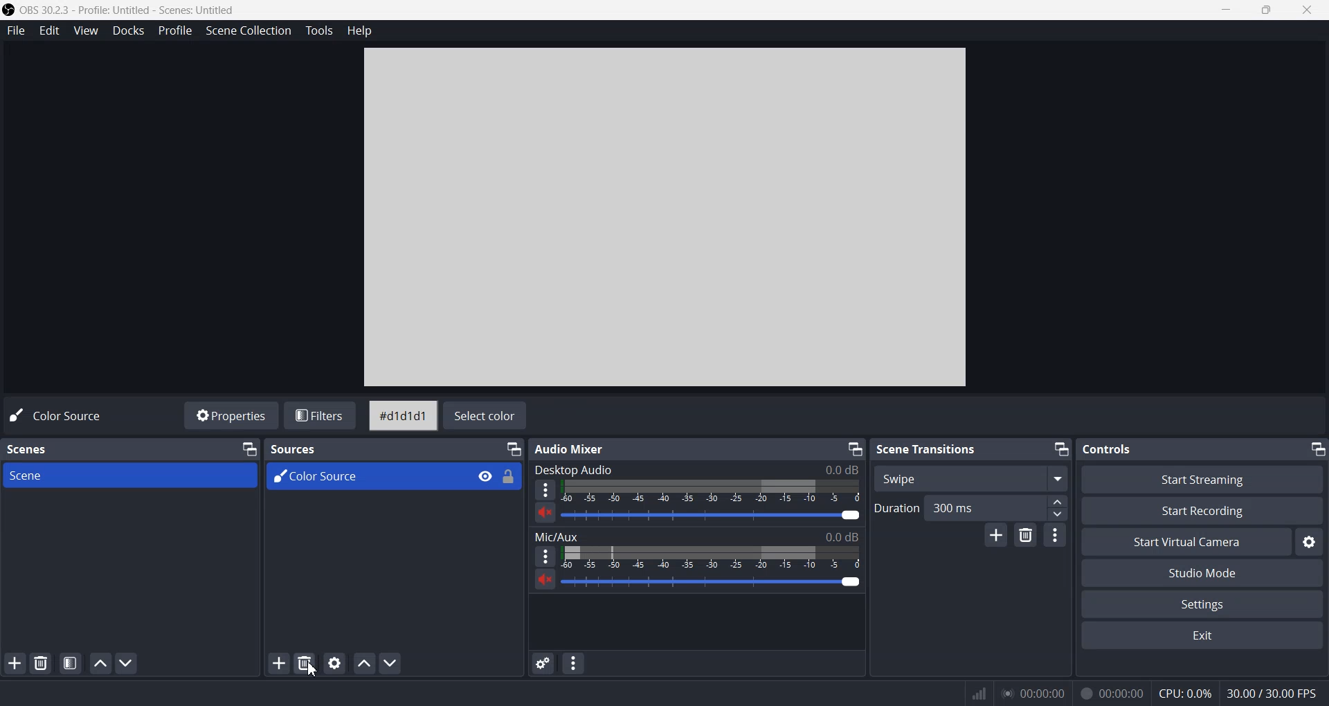 Image resolution: width=1329 pixels, height=706 pixels. Describe the element at coordinates (175, 30) in the screenshot. I see `Profile` at that location.